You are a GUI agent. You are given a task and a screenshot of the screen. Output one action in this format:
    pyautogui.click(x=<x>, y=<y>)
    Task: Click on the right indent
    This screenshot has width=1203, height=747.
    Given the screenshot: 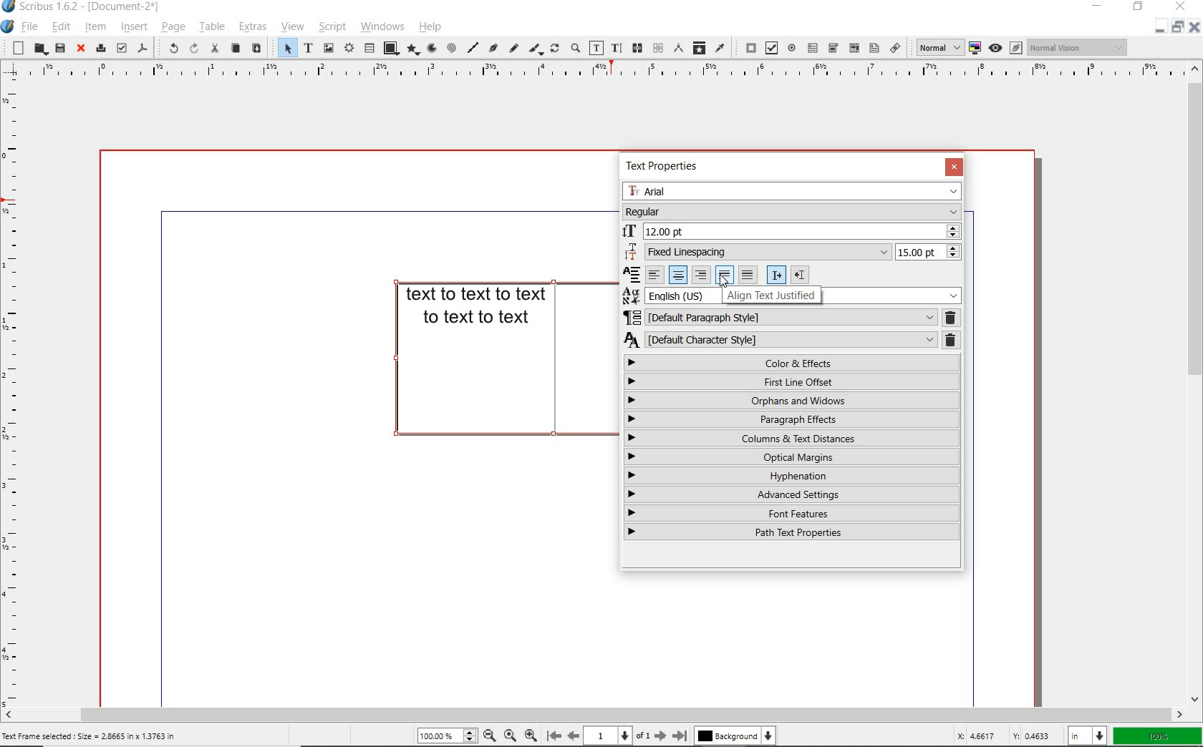 What is the action you would take?
    pyautogui.click(x=776, y=275)
    